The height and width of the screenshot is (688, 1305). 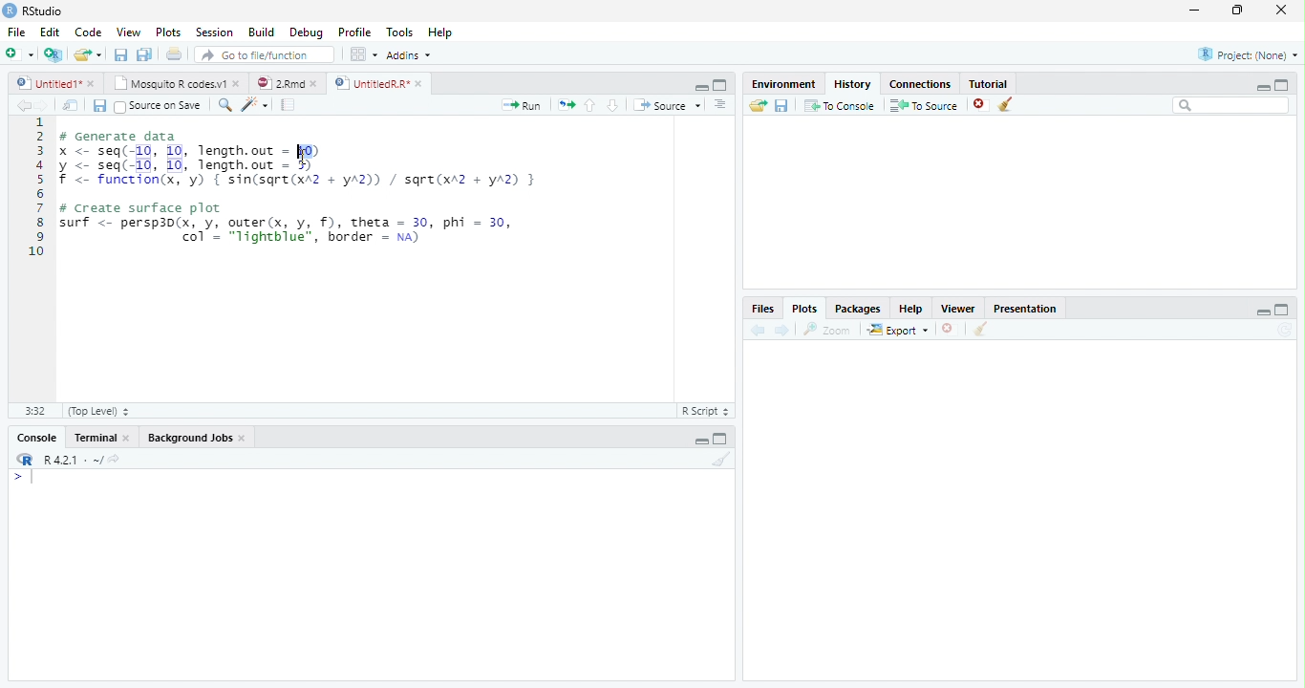 I want to click on New file, so click(x=18, y=54).